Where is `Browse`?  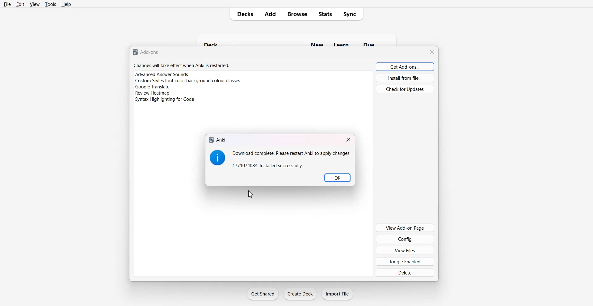 Browse is located at coordinates (297, 14).